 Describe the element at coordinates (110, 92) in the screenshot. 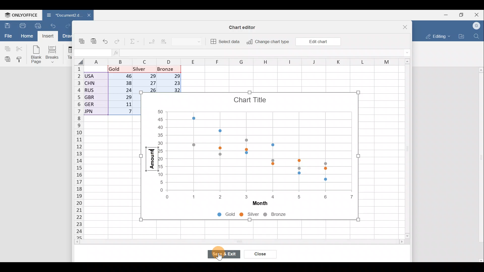

I see `Data` at that location.